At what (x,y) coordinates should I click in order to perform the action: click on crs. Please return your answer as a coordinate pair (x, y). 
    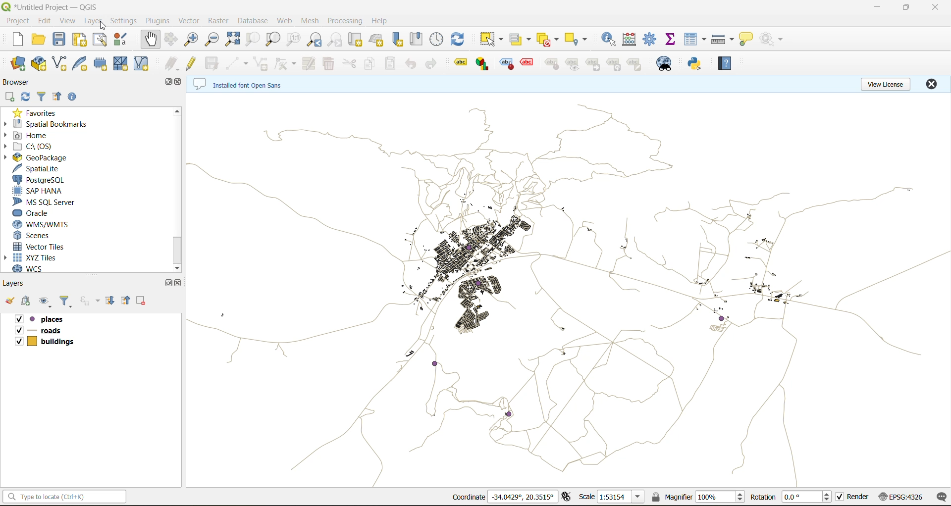
    Looking at the image, I should click on (902, 497).